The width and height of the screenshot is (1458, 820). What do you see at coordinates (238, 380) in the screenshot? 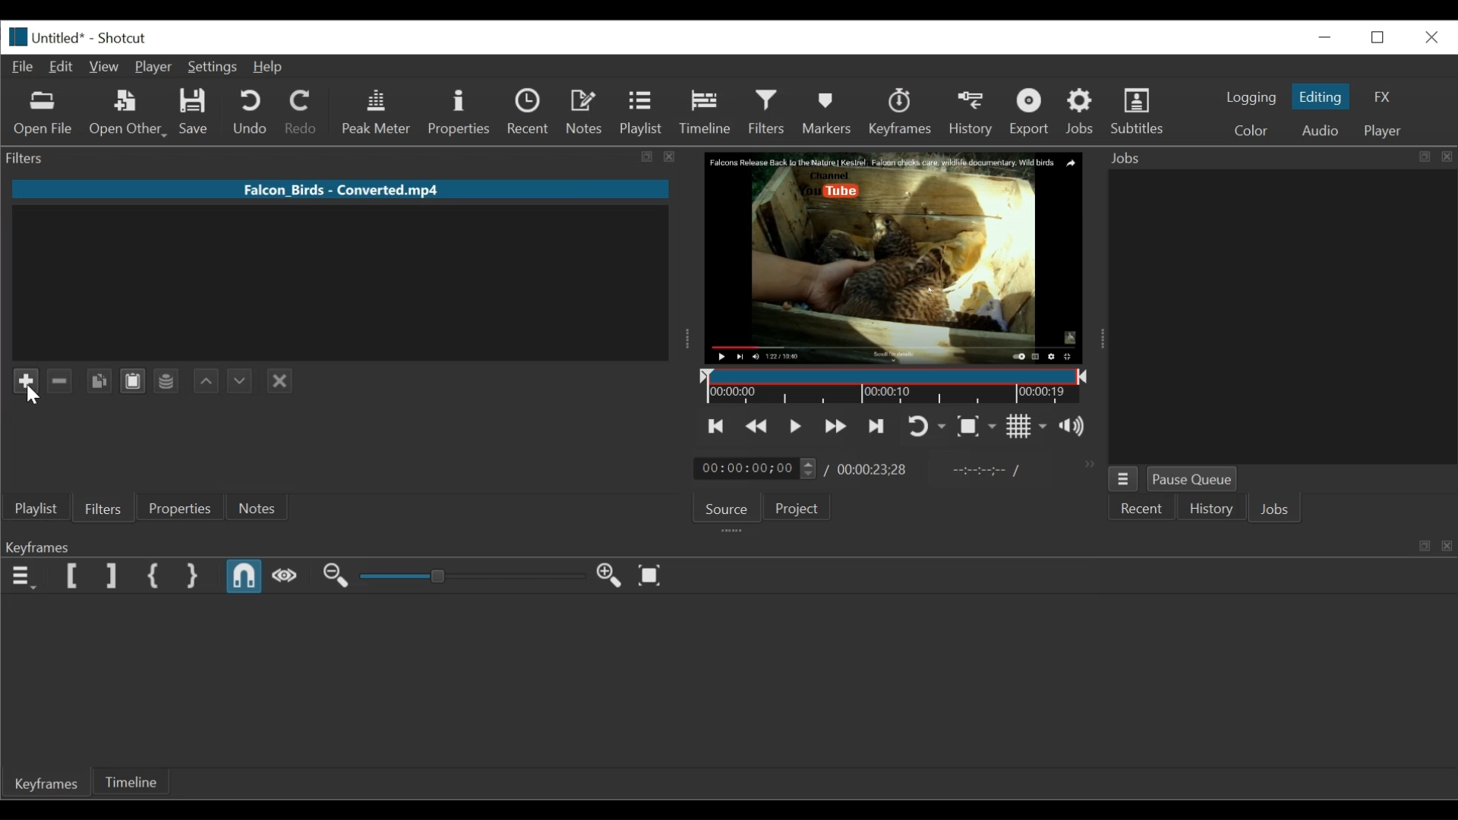
I see `Move filter down` at bounding box center [238, 380].